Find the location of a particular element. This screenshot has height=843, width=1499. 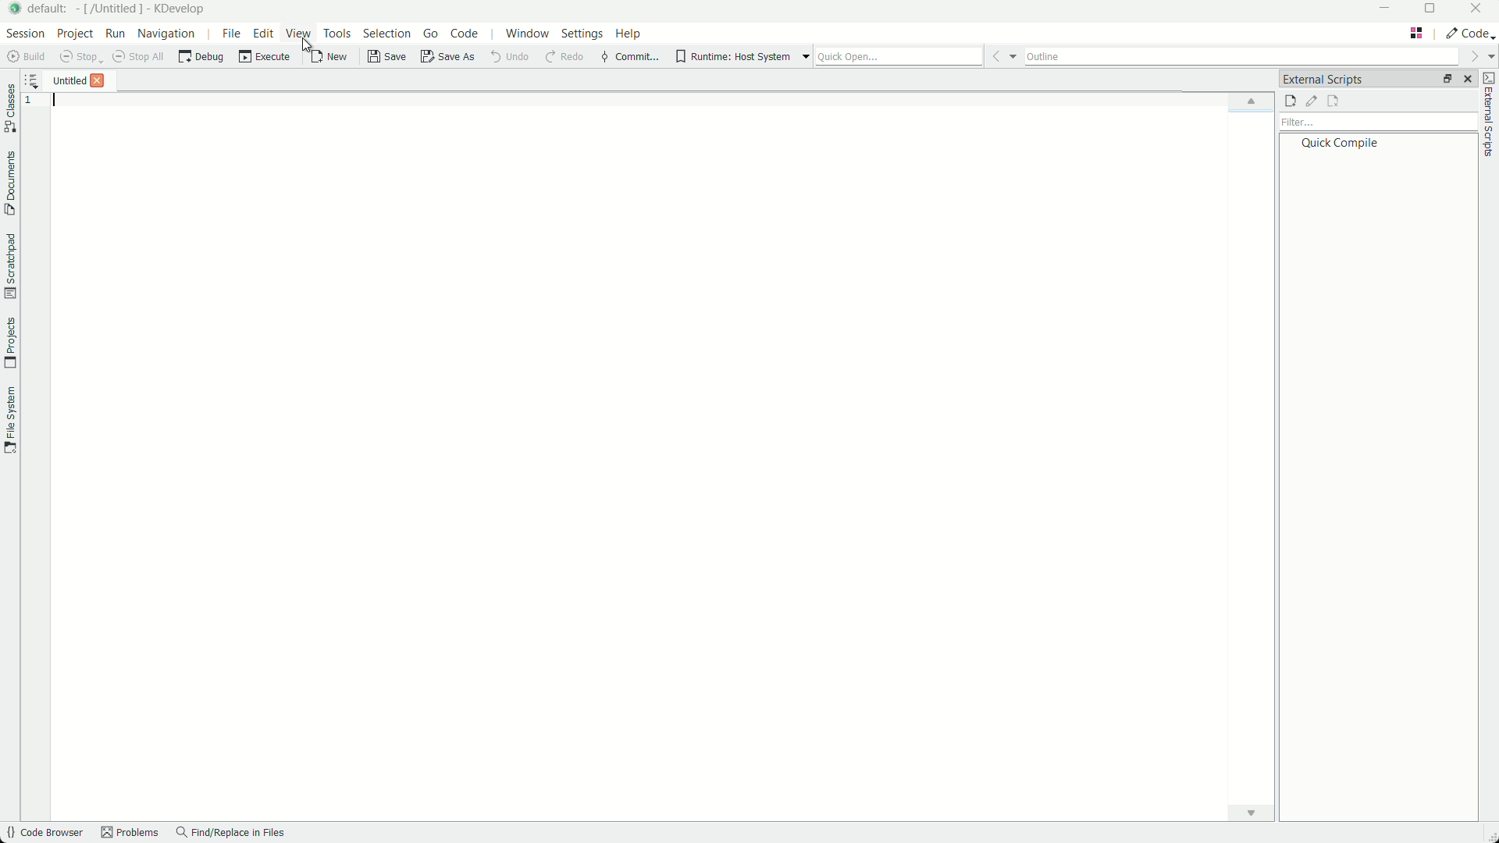

sort all opened document is located at coordinates (30, 79).